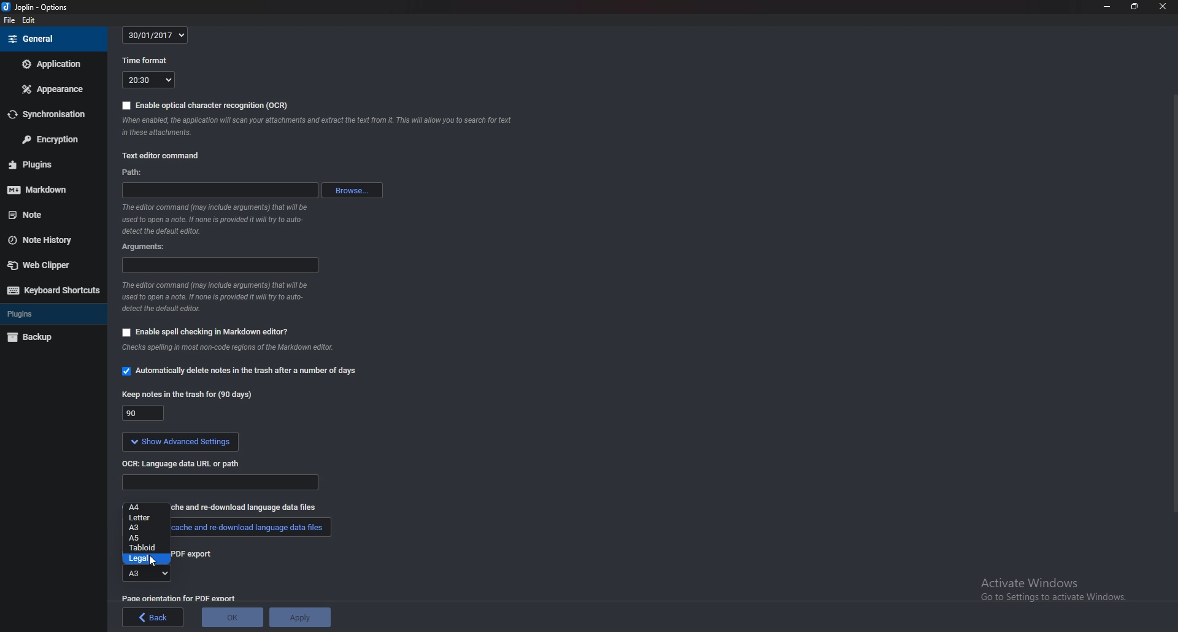 This screenshot has height=632, width=1178. What do you see at coordinates (220, 219) in the screenshot?
I see `Info` at bounding box center [220, 219].